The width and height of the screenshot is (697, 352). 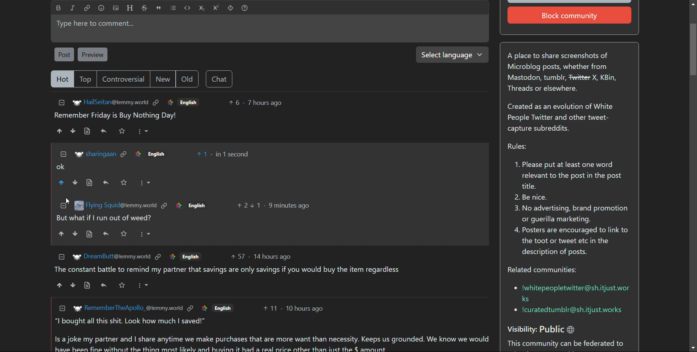 What do you see at coordinates (104, 131) in the screenshot?
I see `reply` at bounding box center [104, 131].